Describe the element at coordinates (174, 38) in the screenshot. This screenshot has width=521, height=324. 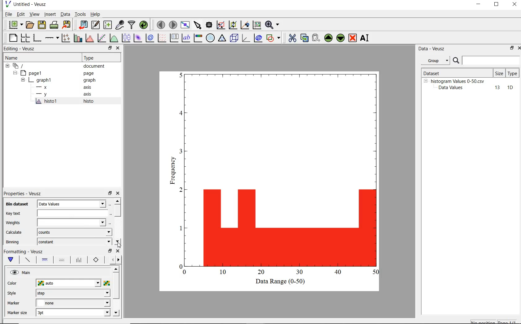
I see `plot key` at that location.